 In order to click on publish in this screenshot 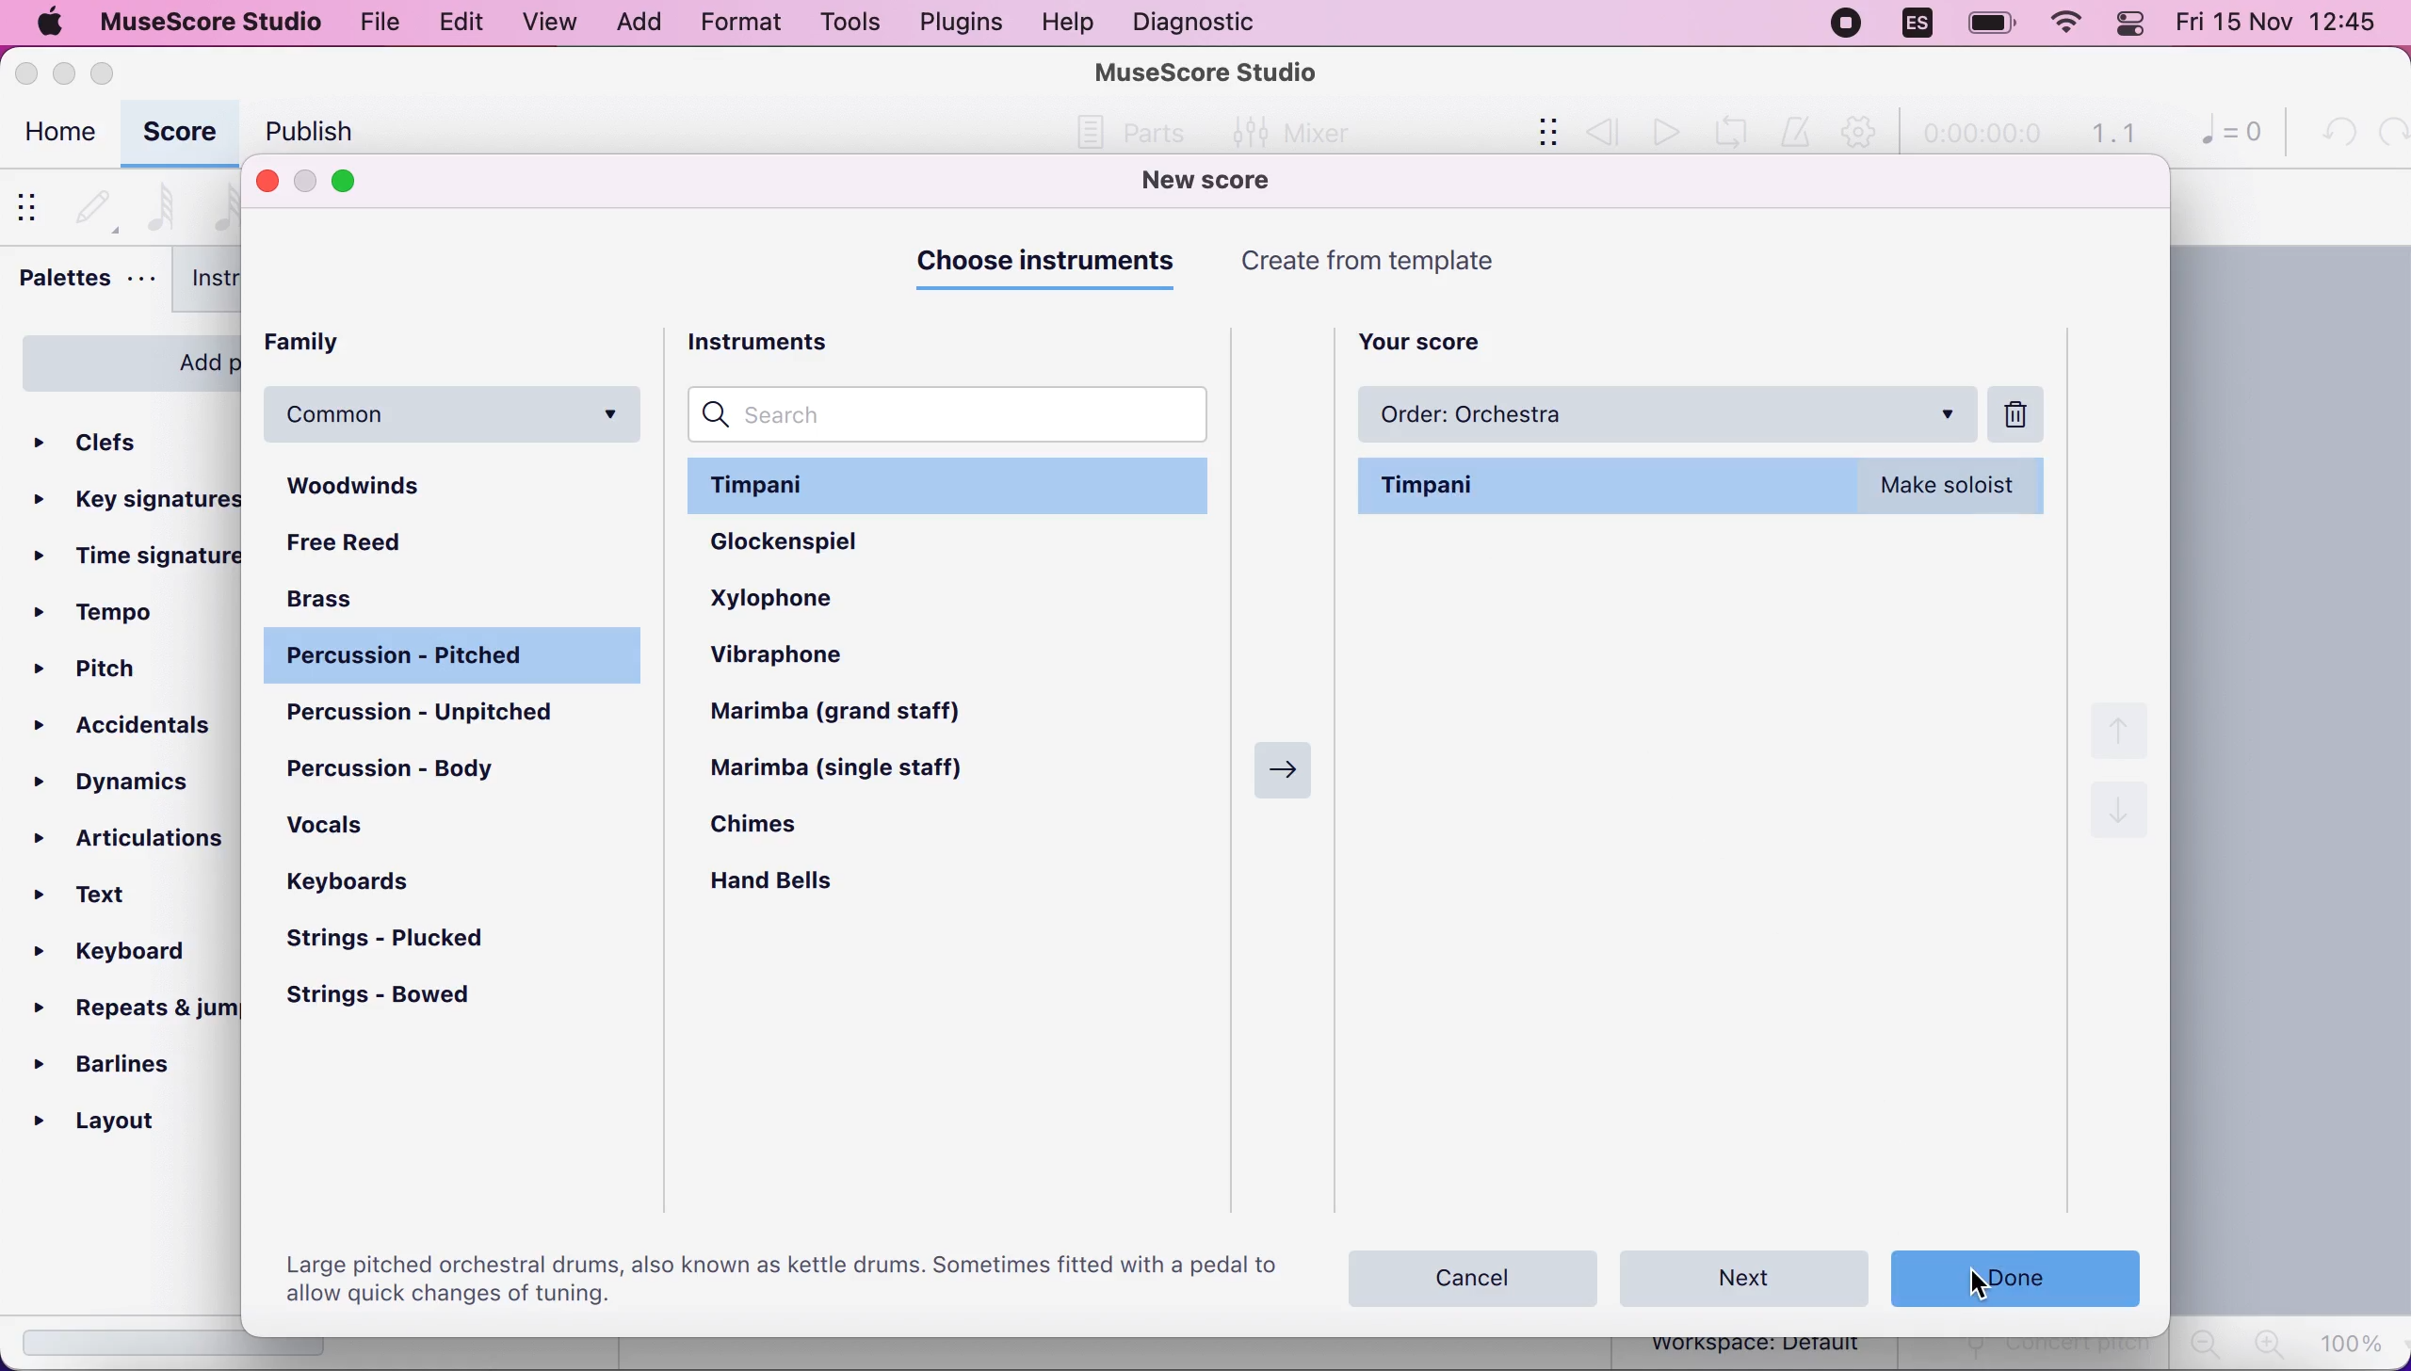, I will do `click(304, 131)`.